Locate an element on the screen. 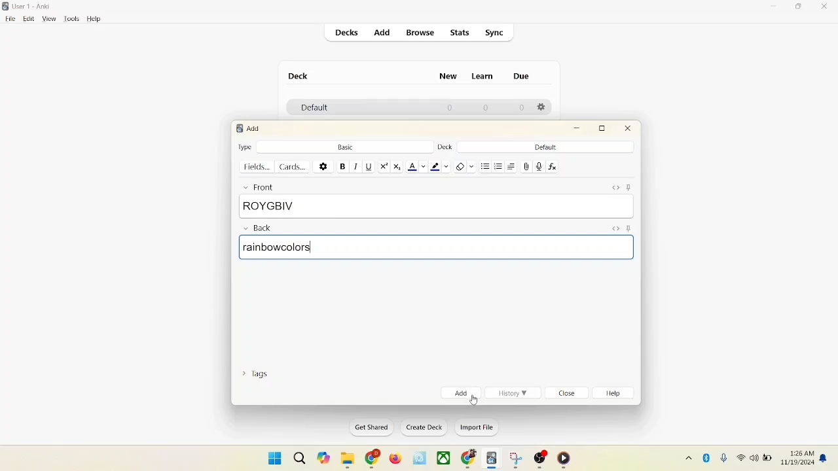  due is located at coordinates (521, 76).